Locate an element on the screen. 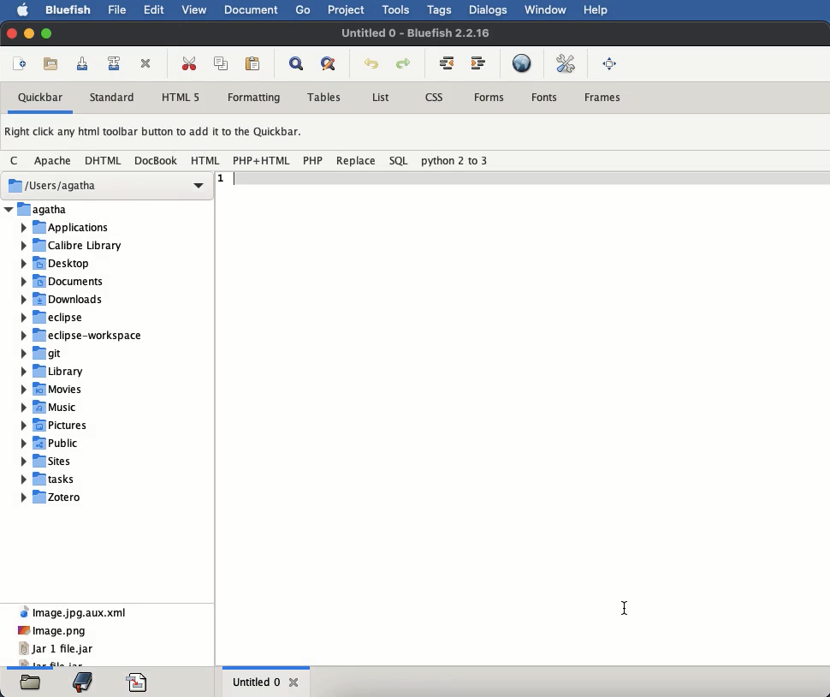  HTML is located at coordinates (207, 160).